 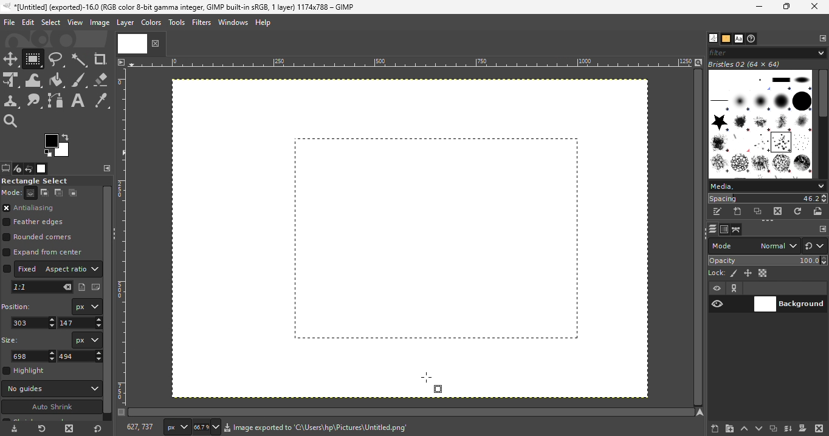 I want to click on Close, so click(x=815, y=7).